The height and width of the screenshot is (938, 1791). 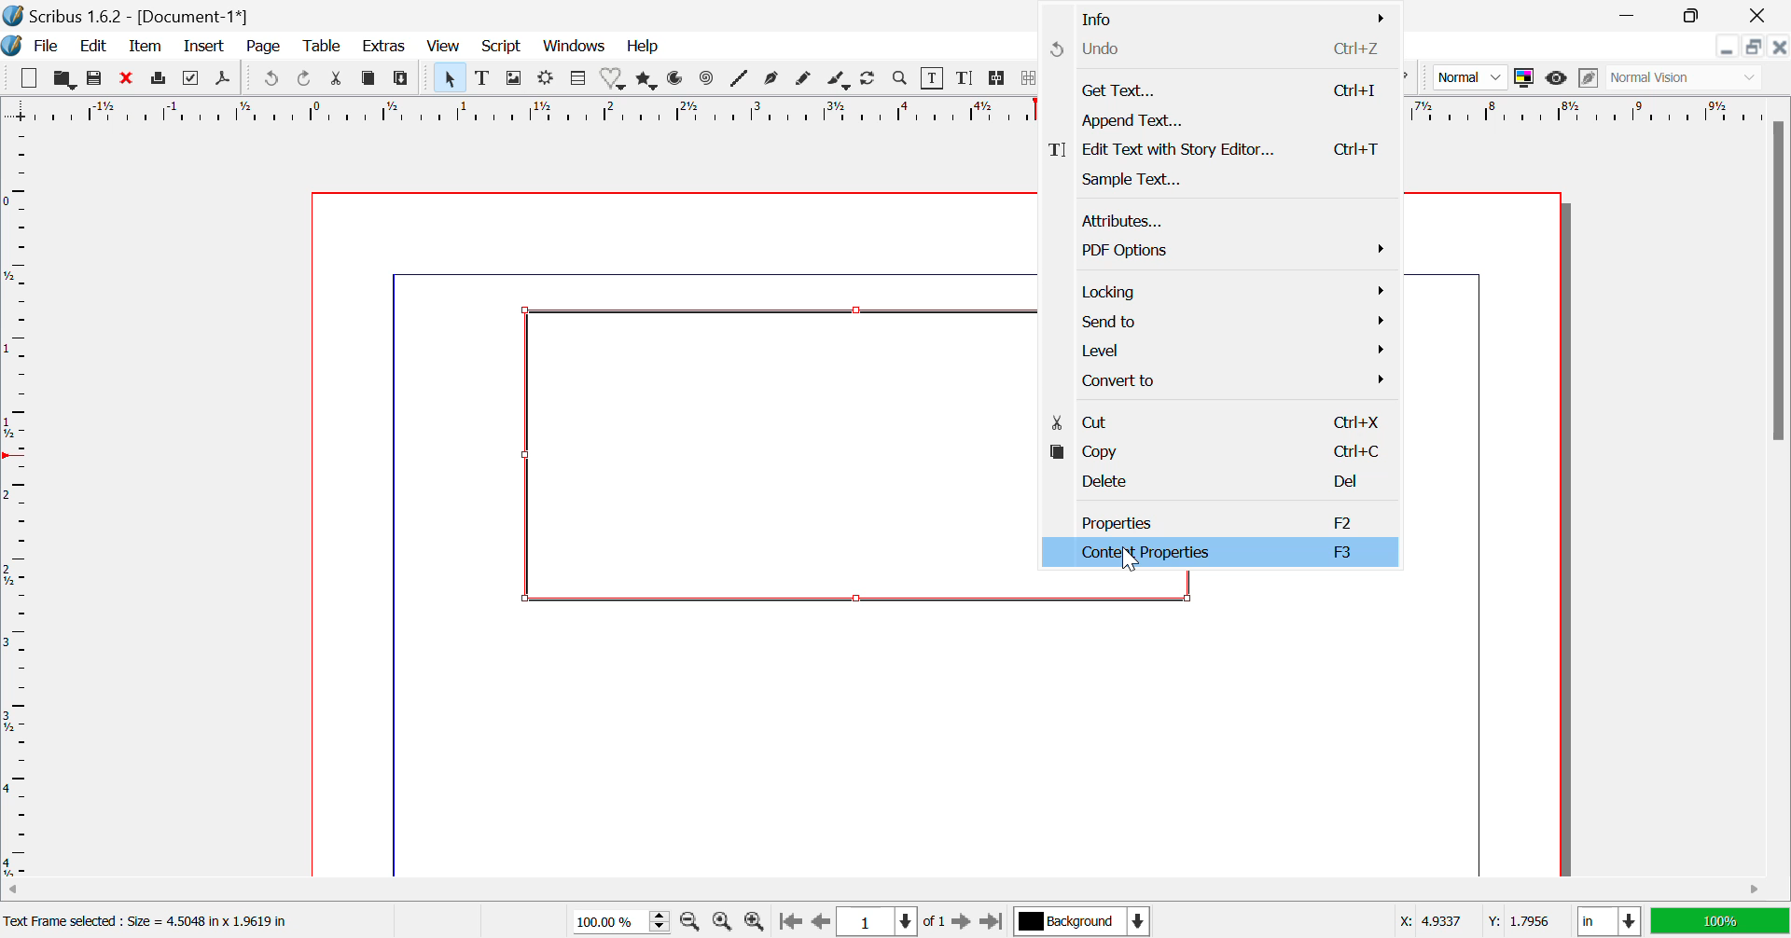 What do you see at coordinates (1221, 353) in the screenshot?
I see `Level` at bounding box center [1221, 353].